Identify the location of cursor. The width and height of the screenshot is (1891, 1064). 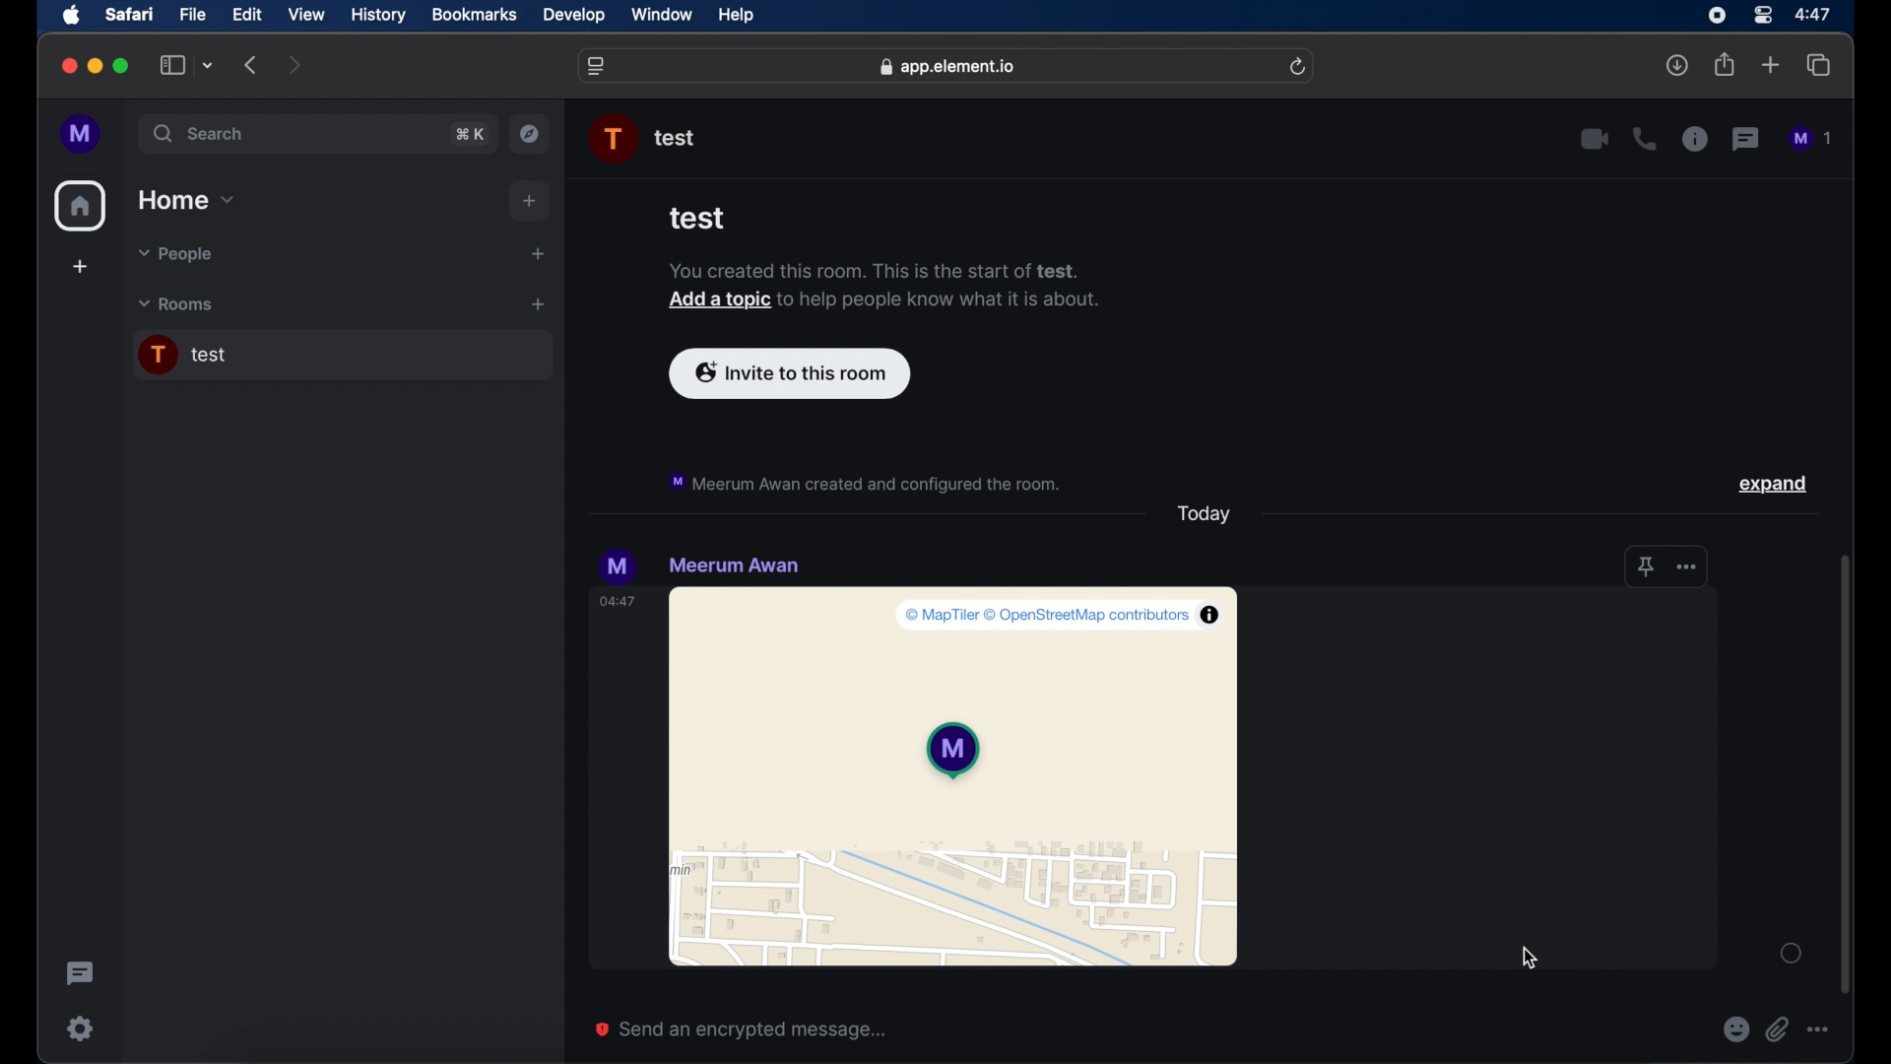
(1530, 956).